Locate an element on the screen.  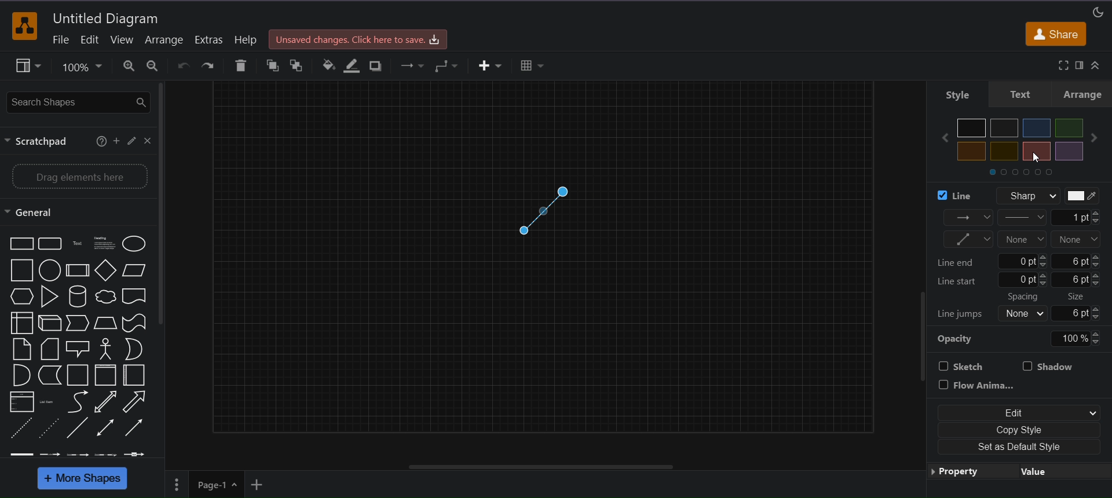
line width is located at coordinates (1078, 217).